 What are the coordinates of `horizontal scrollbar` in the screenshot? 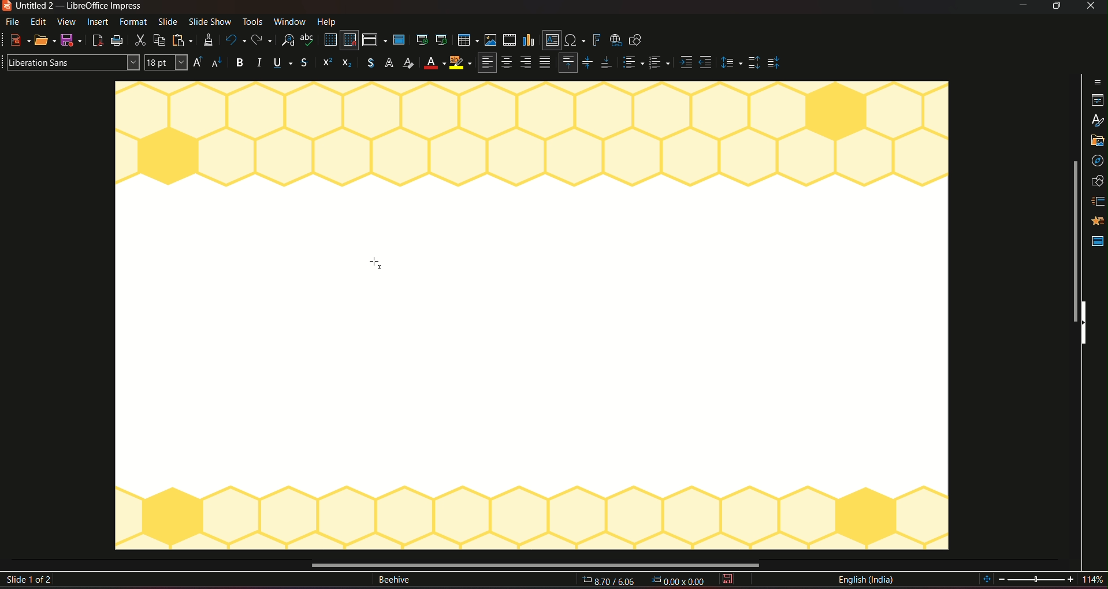 It's located at (539, 565).